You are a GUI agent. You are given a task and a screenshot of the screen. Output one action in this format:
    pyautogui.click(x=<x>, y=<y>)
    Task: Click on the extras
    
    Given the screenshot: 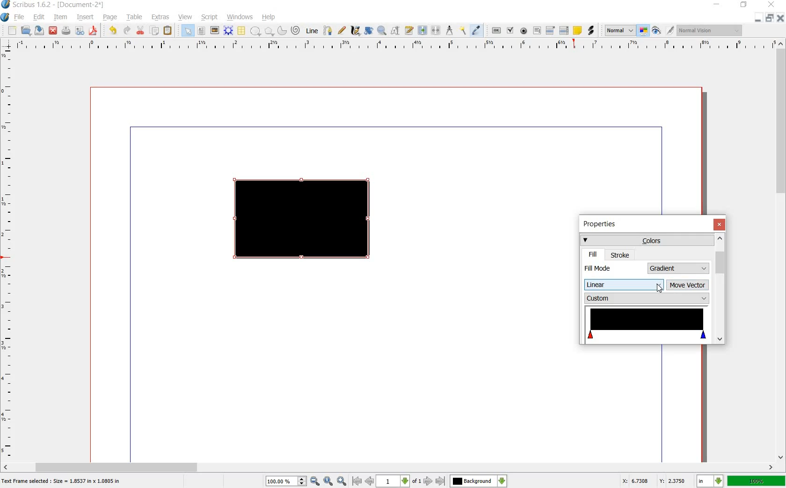 What is the action you would take?
    pyautogui.click(x=160, y=17)
    